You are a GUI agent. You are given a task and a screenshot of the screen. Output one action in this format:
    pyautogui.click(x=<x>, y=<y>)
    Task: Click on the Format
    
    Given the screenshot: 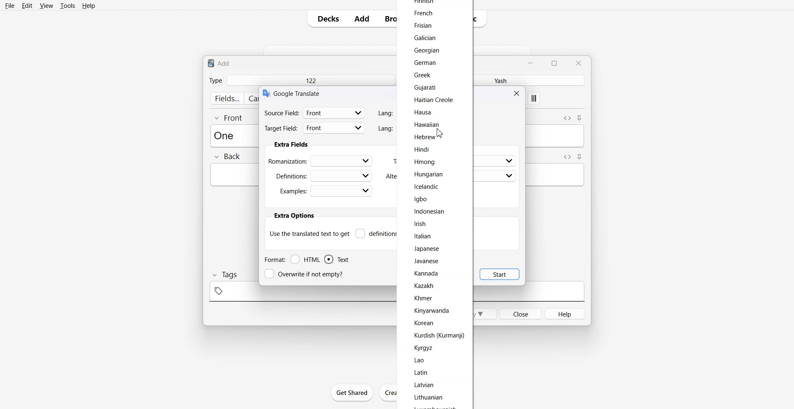 What is the action you would take?
    pyautogui.click(x=274, y=259)
    